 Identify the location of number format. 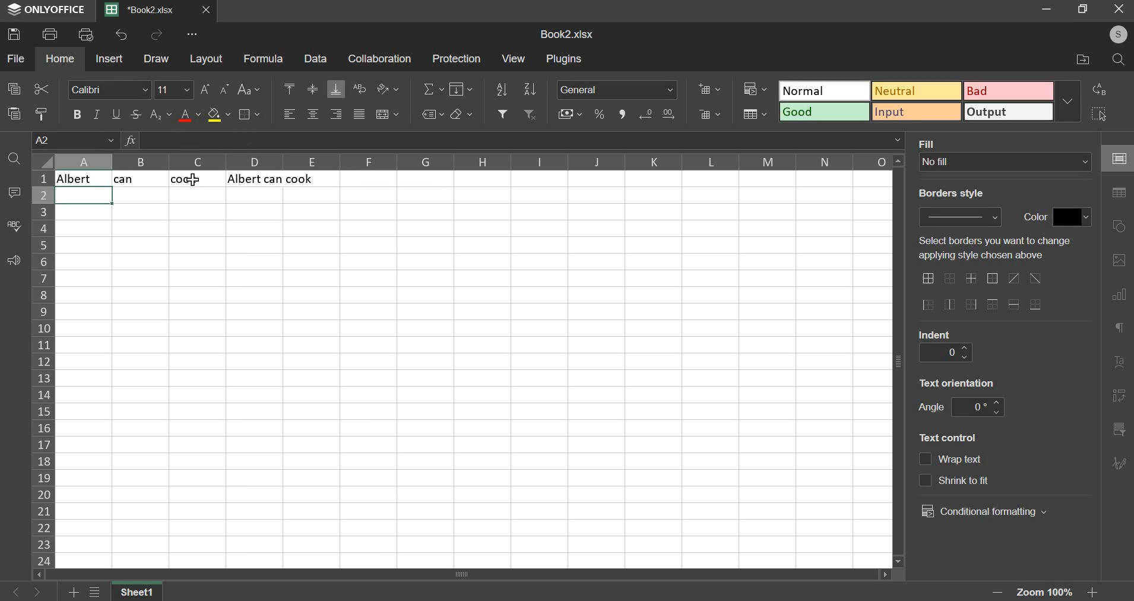
(617, 88).